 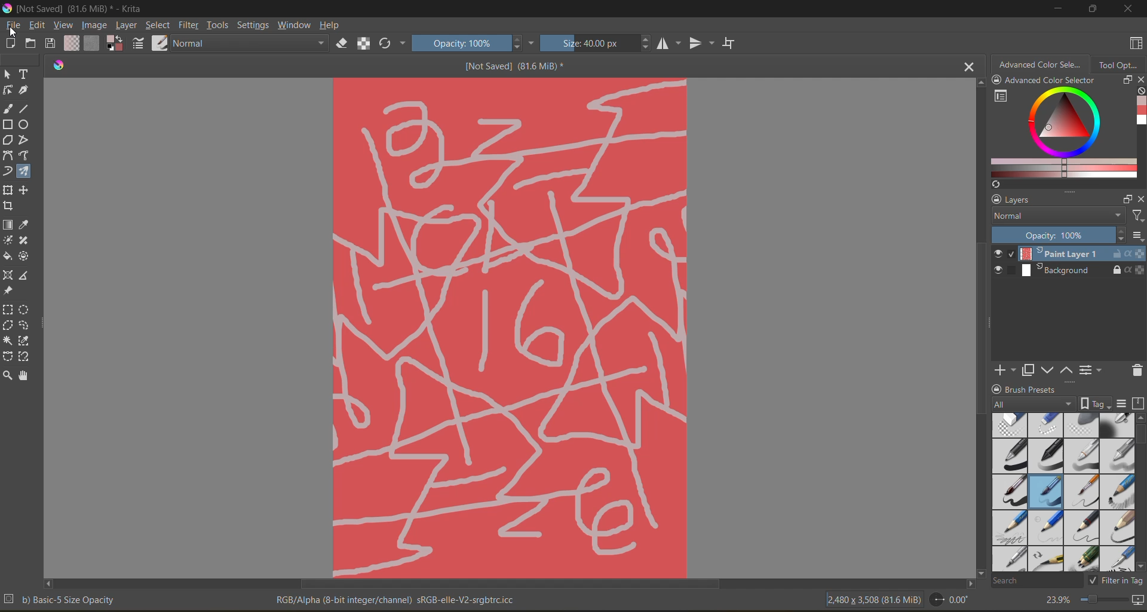 I want to click on layer, so click(x=1069, y=255).